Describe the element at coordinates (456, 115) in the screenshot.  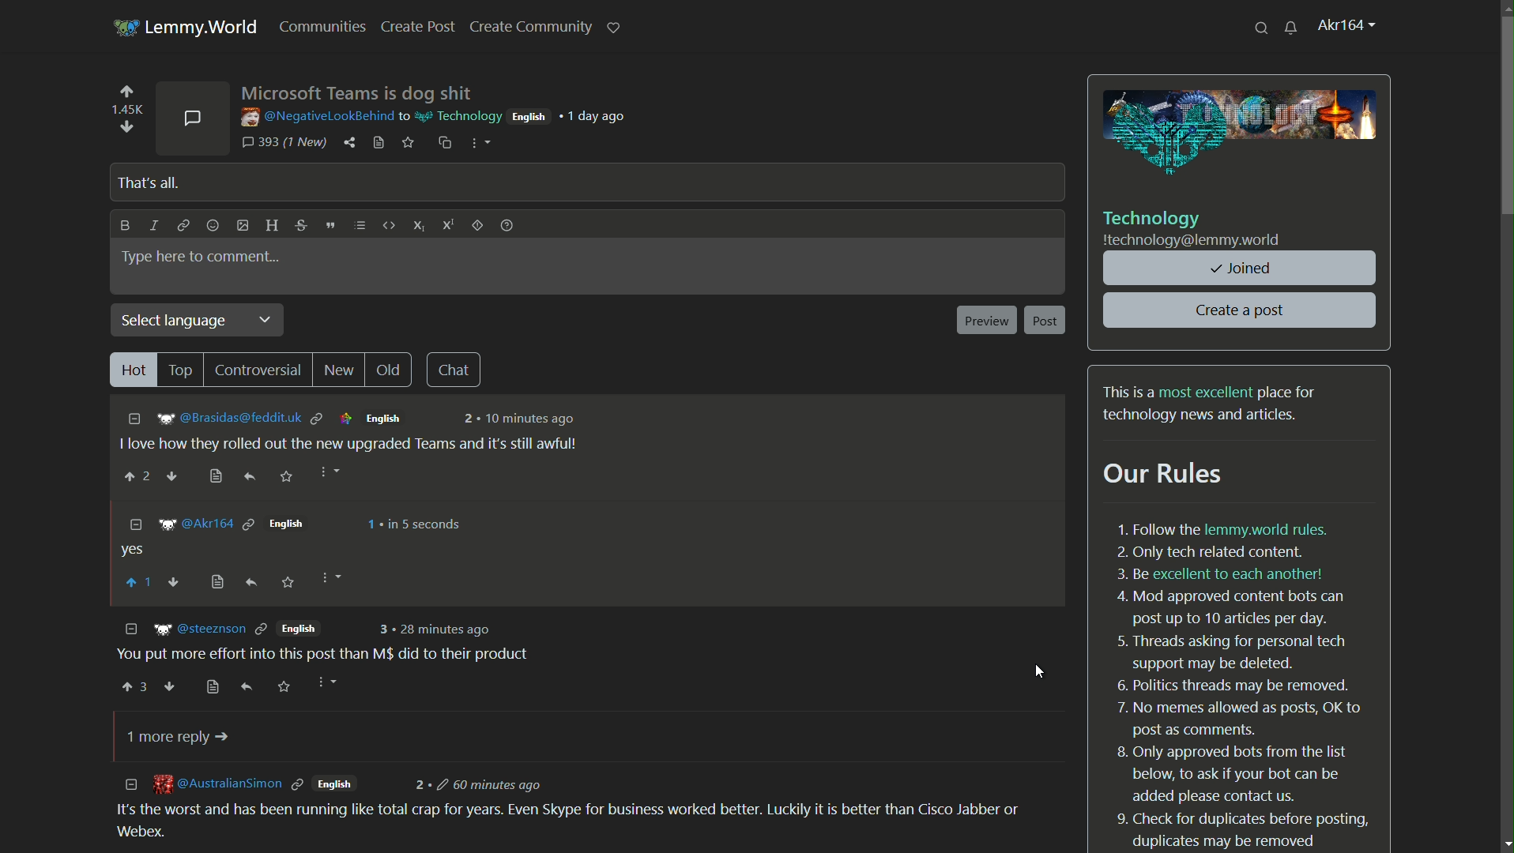
I see `community name` at that location.